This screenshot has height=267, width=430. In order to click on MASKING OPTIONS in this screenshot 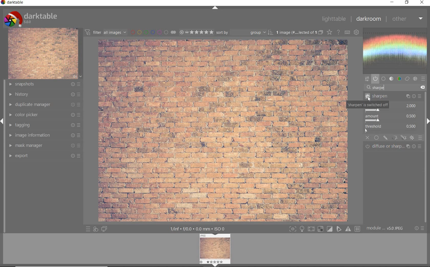, I will do `click(398, 138)`.